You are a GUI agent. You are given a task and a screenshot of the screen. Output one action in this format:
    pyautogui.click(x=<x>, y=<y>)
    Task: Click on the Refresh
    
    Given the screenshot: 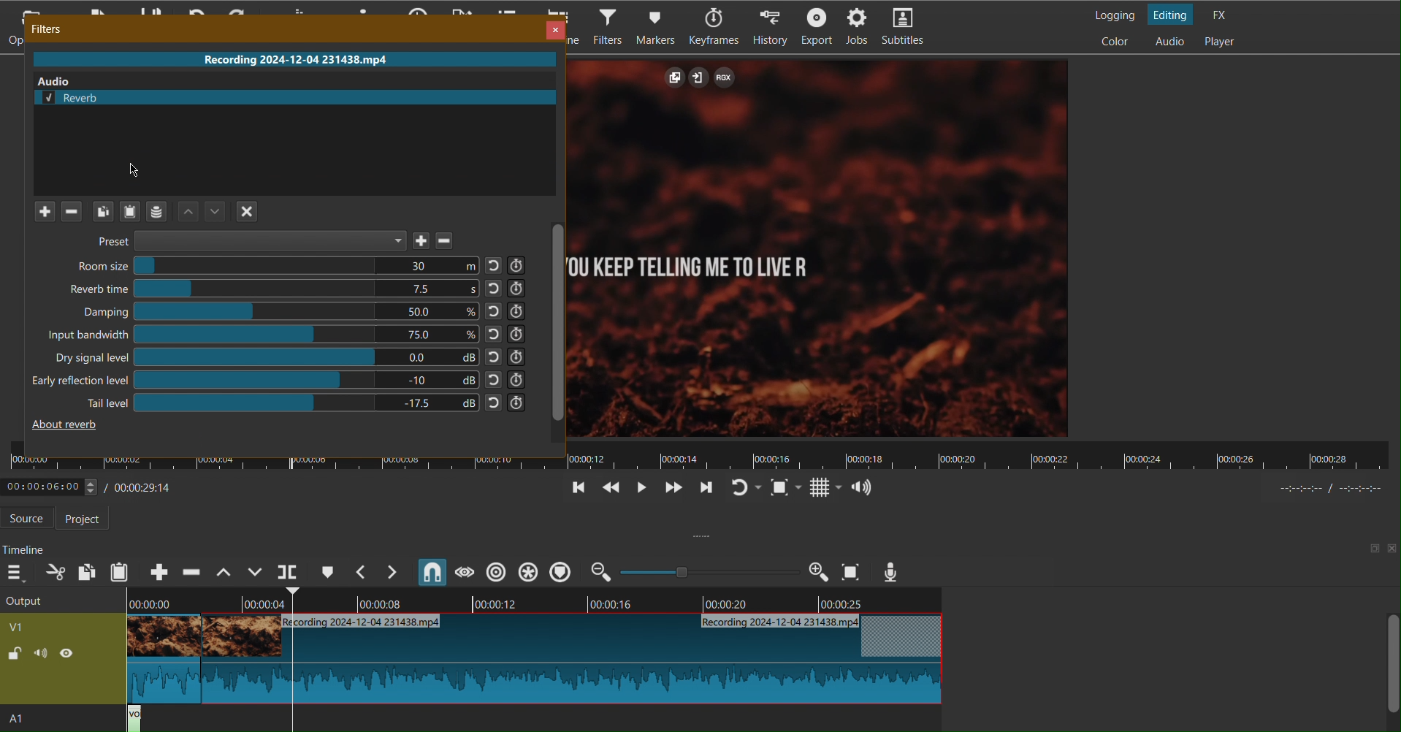 What is the action you would take?
    pyautogui.click(x=746, y=488)
    